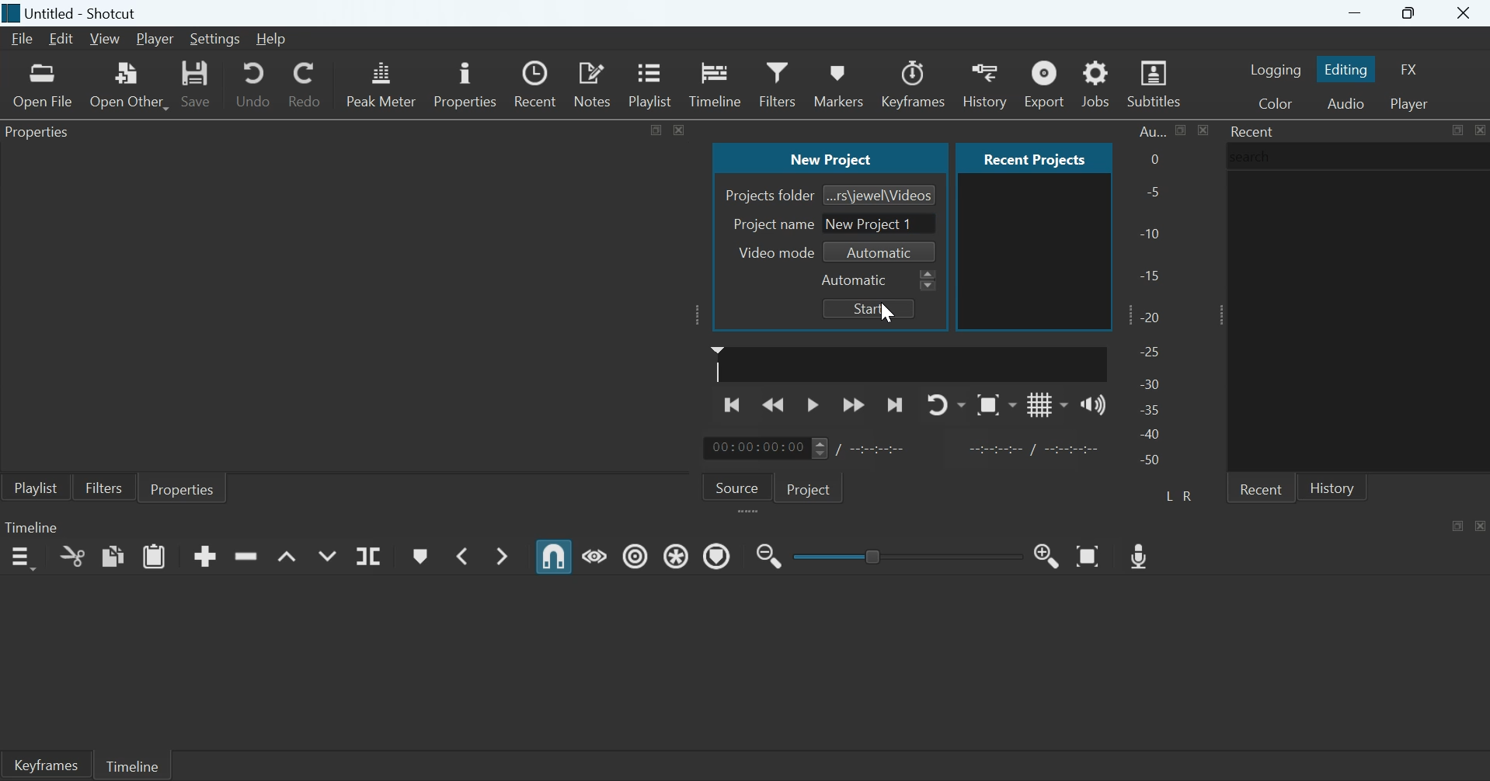 Image resolution: width=1490 pixels, height=781 pixels. What do you see at coordinates (419, 557) in the screenshot?
I see `create/edit marker` at bounding box center [419, 557].